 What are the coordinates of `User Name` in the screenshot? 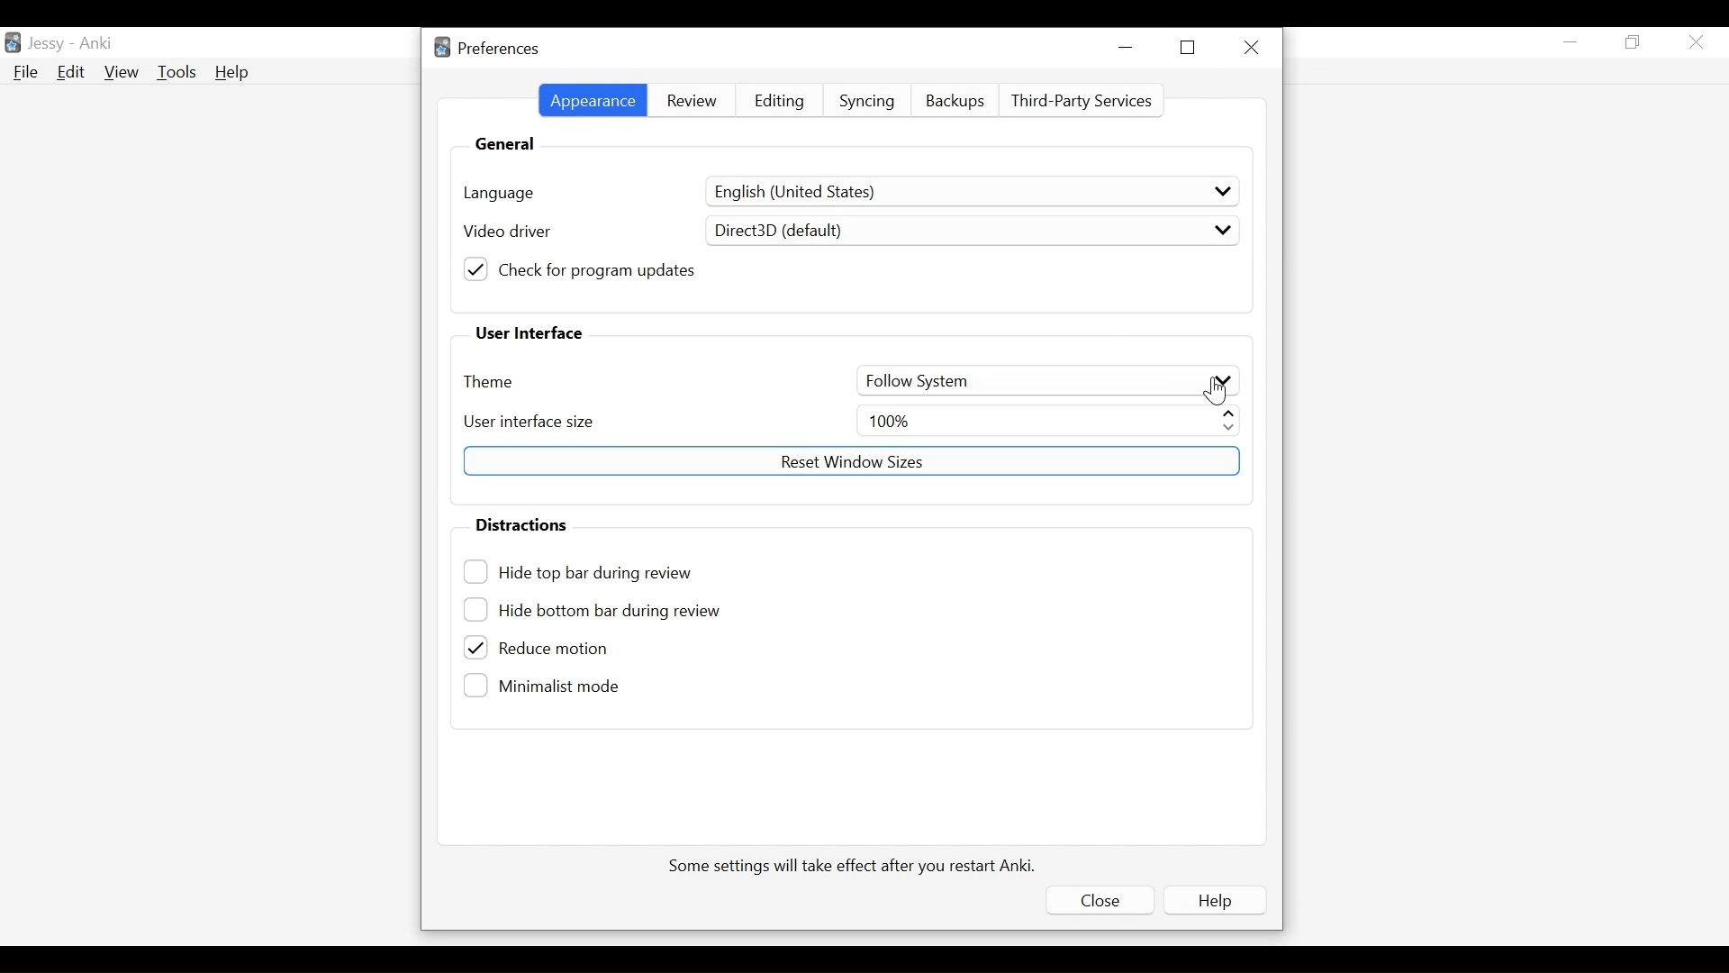 It's located at (50, 44).